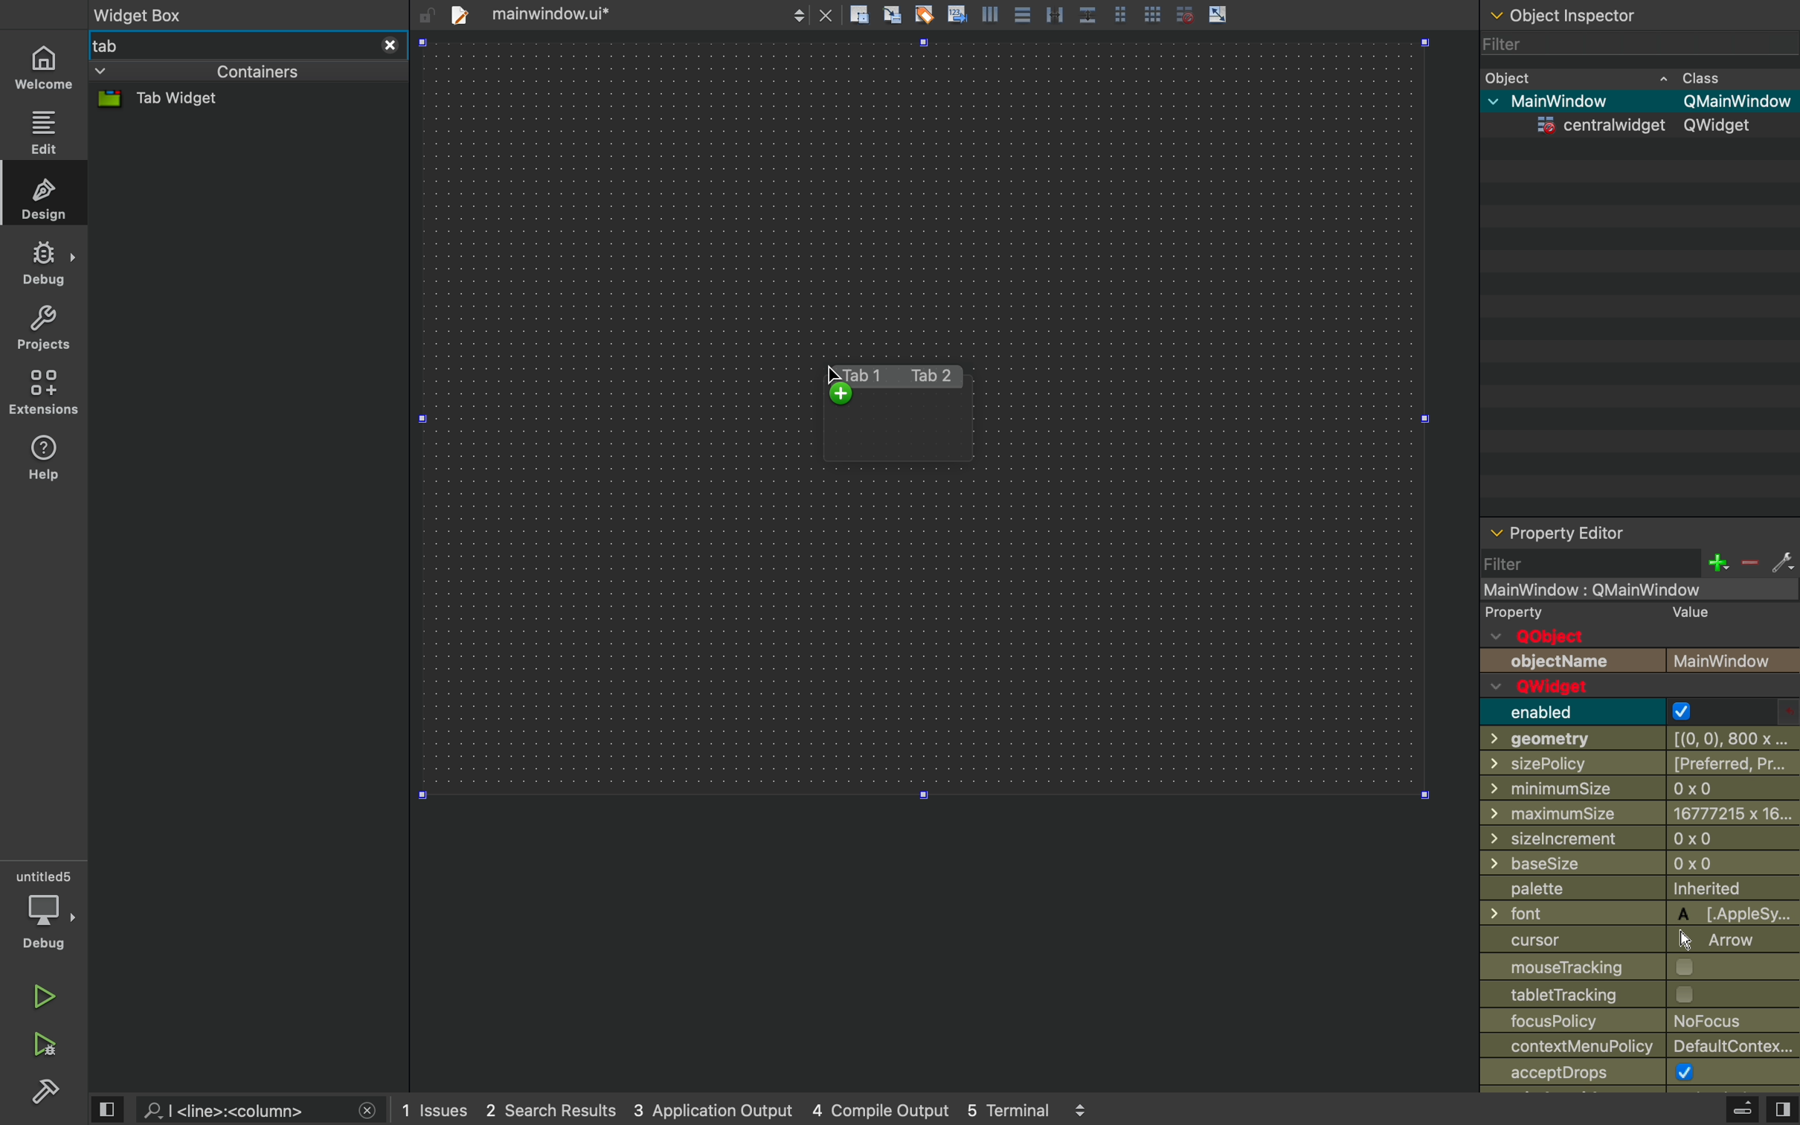 The image size is (1800, 1125). Describe the element at coordinates (43, 195) in the screenshot. I see `design` at that location.